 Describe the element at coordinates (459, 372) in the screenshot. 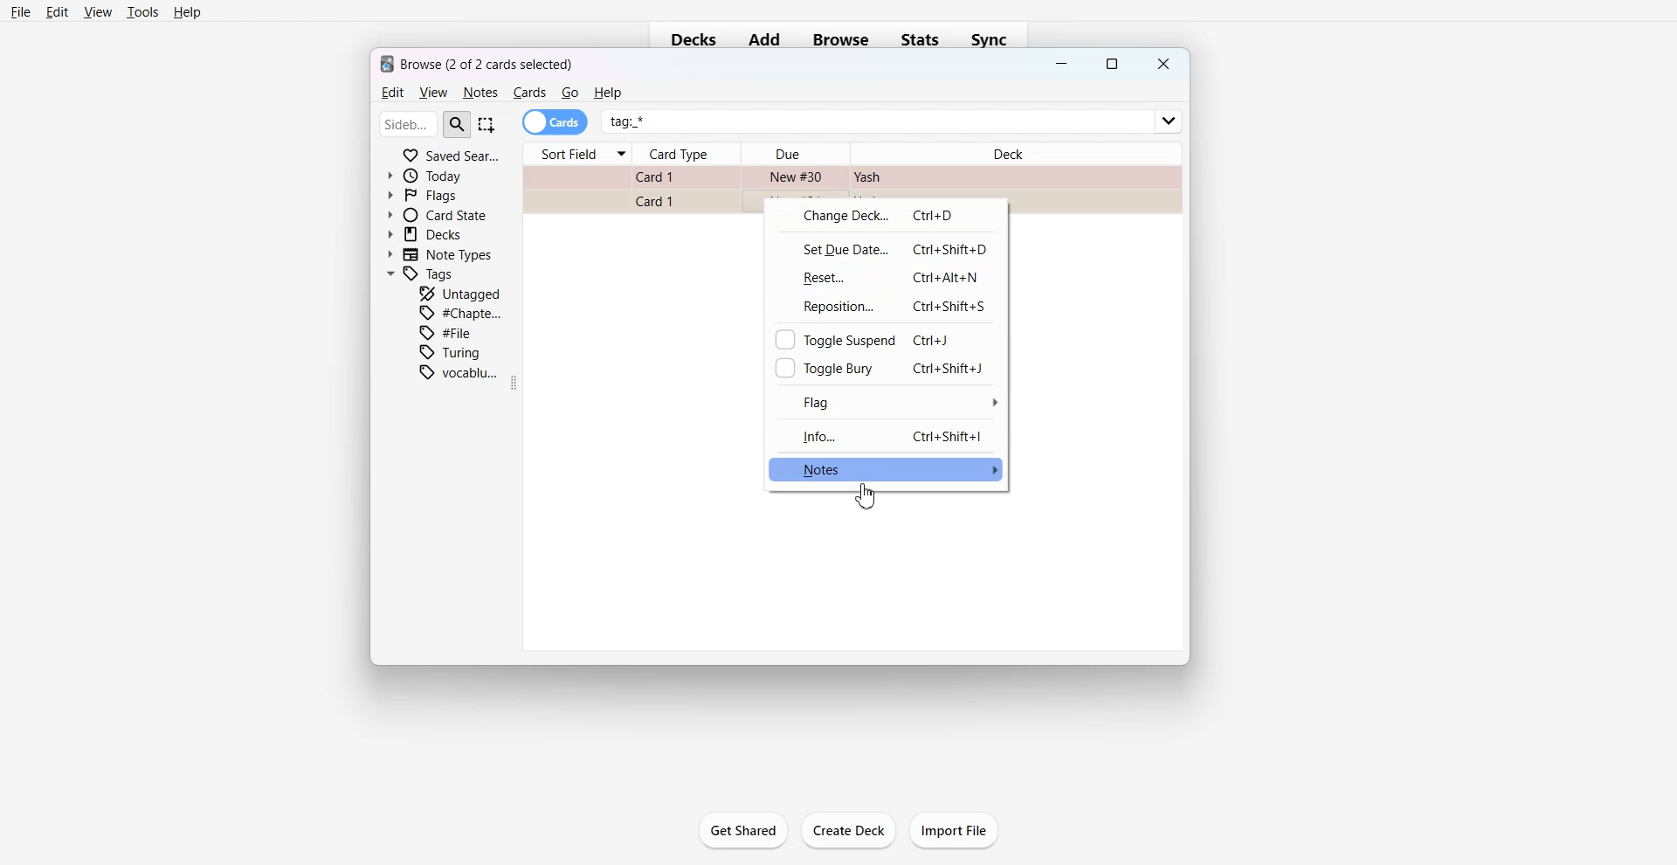

I see `Vocabulary` at that location.